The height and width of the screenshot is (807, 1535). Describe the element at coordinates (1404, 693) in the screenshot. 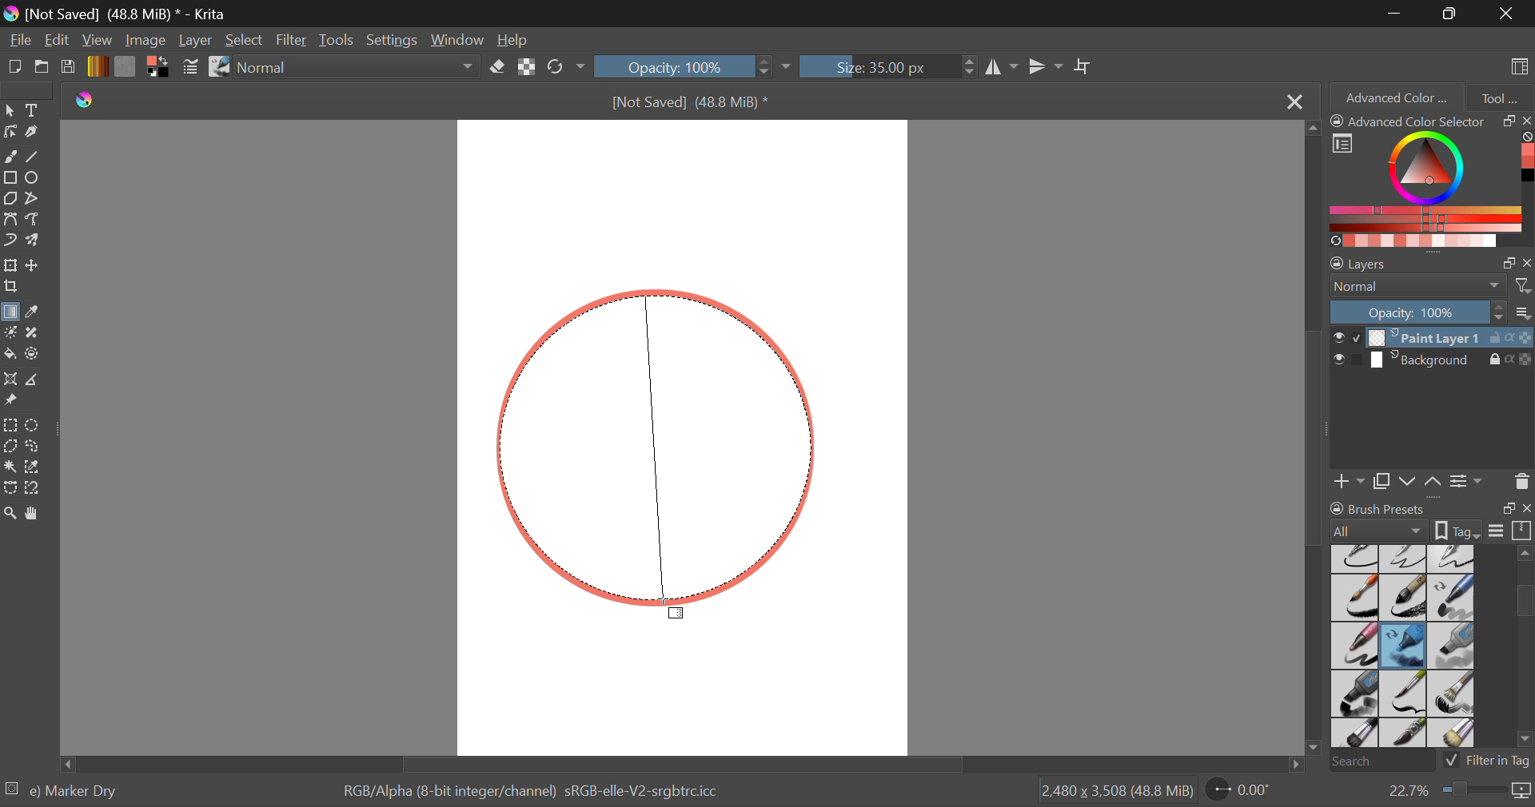

I see `Bristles-1 Details` at that location.